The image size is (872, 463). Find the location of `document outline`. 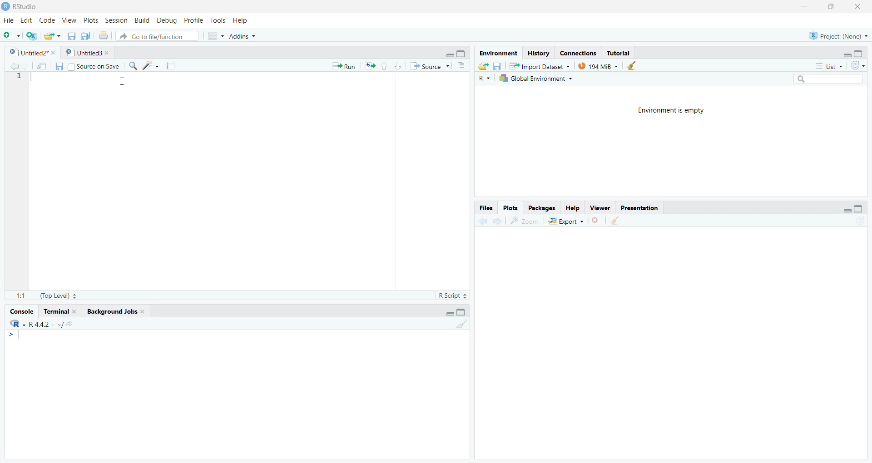

document outline is located at coordinates (462, 66).